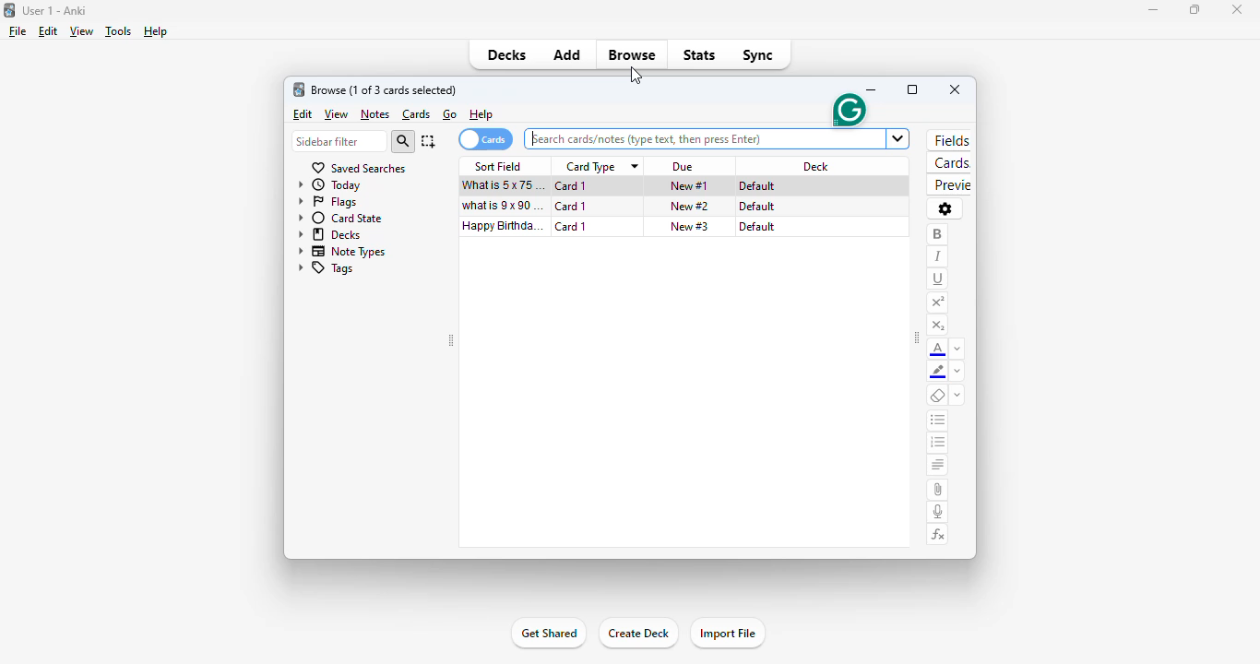 This screenshot has width=1260, height=664. What do you see at coordinates (48, 31) in the screenshot?
I see `edit` at bounding box center [48, 31].